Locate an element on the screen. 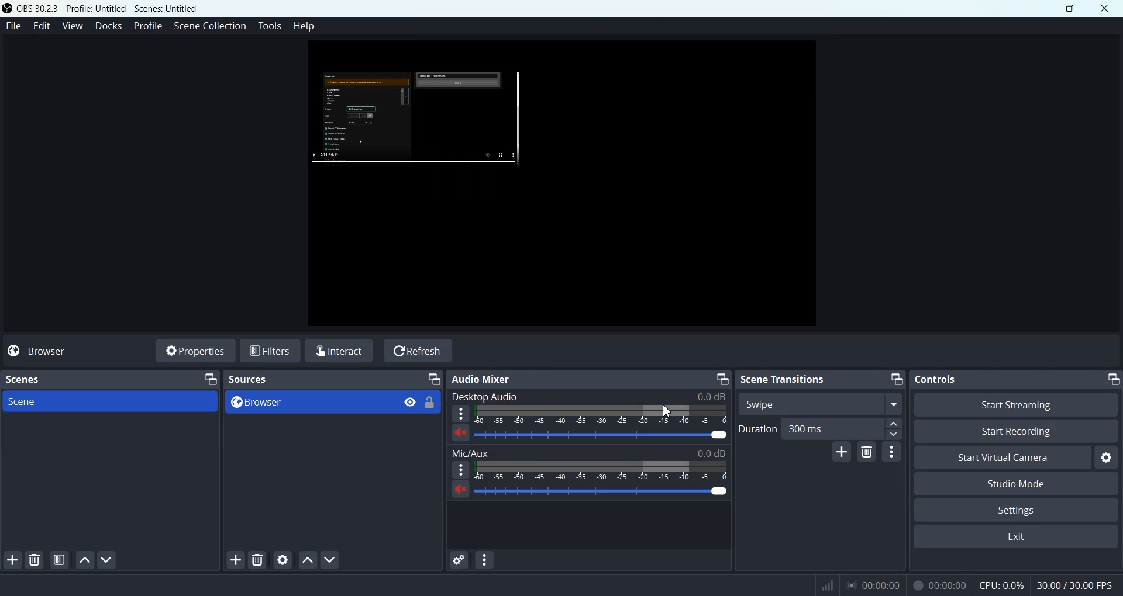  Scenes is located at coordinates (25, 379).